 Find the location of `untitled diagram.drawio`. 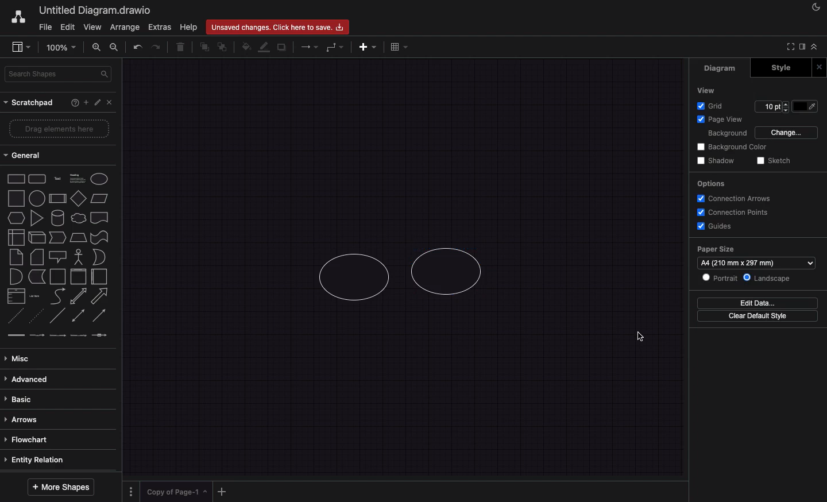

untitled diagram.drawio is located at coordinates (95, 11).